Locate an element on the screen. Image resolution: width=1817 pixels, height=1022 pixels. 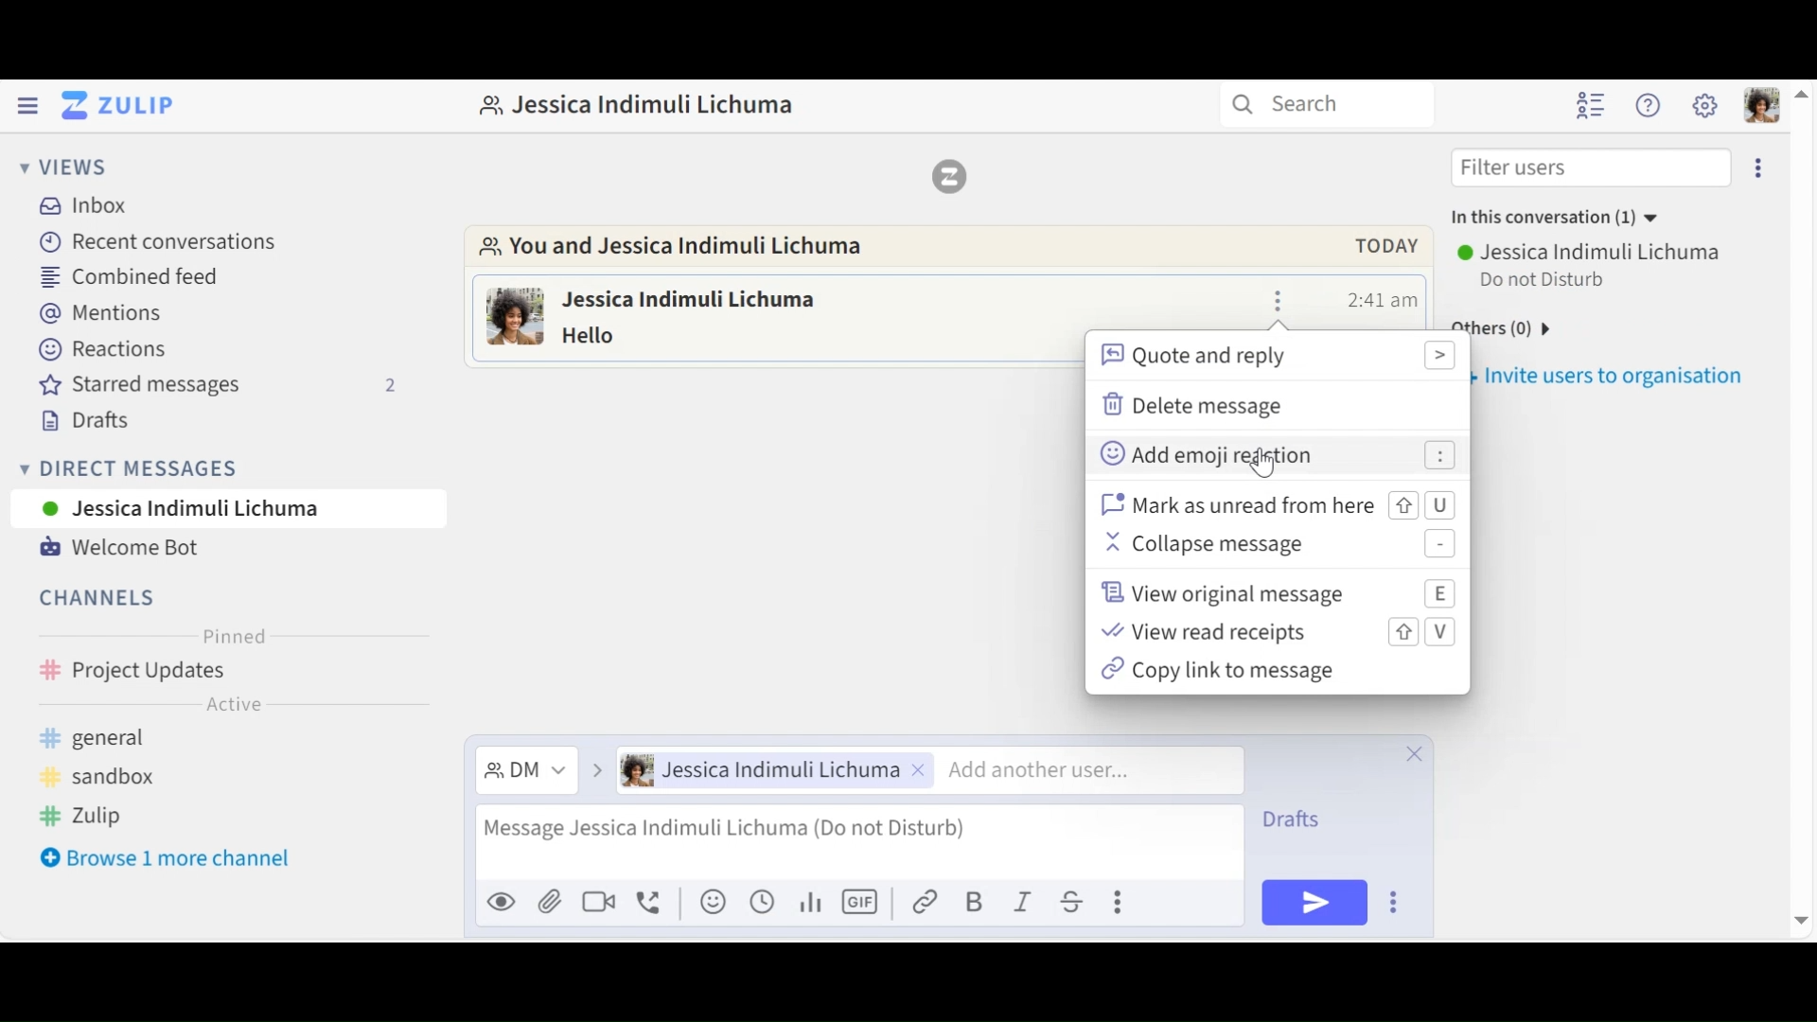
message is located at coordinates (617, 335).